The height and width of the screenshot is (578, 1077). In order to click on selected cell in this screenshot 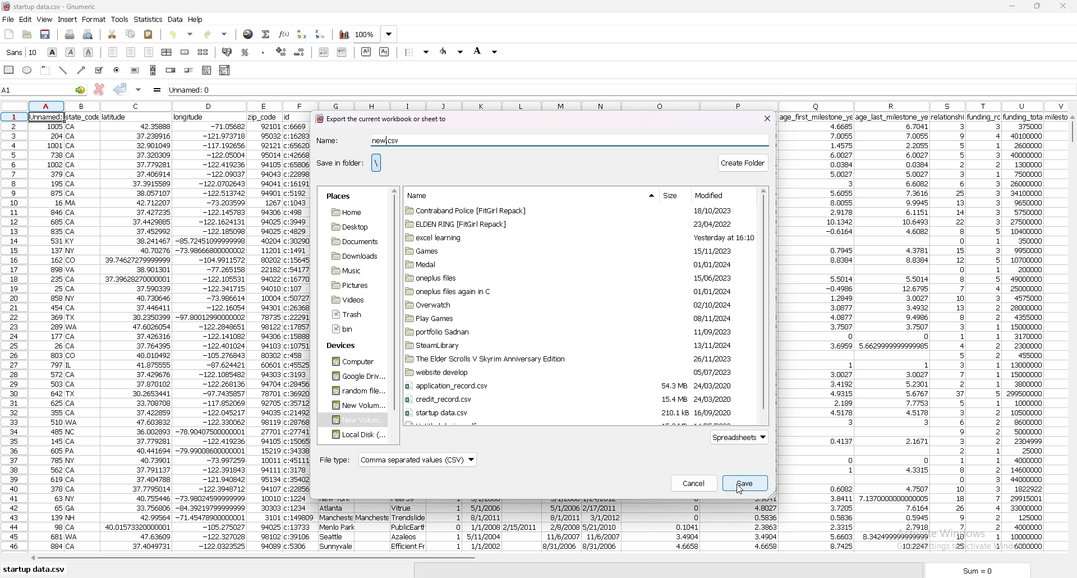, I will do `click(44, 89)`.